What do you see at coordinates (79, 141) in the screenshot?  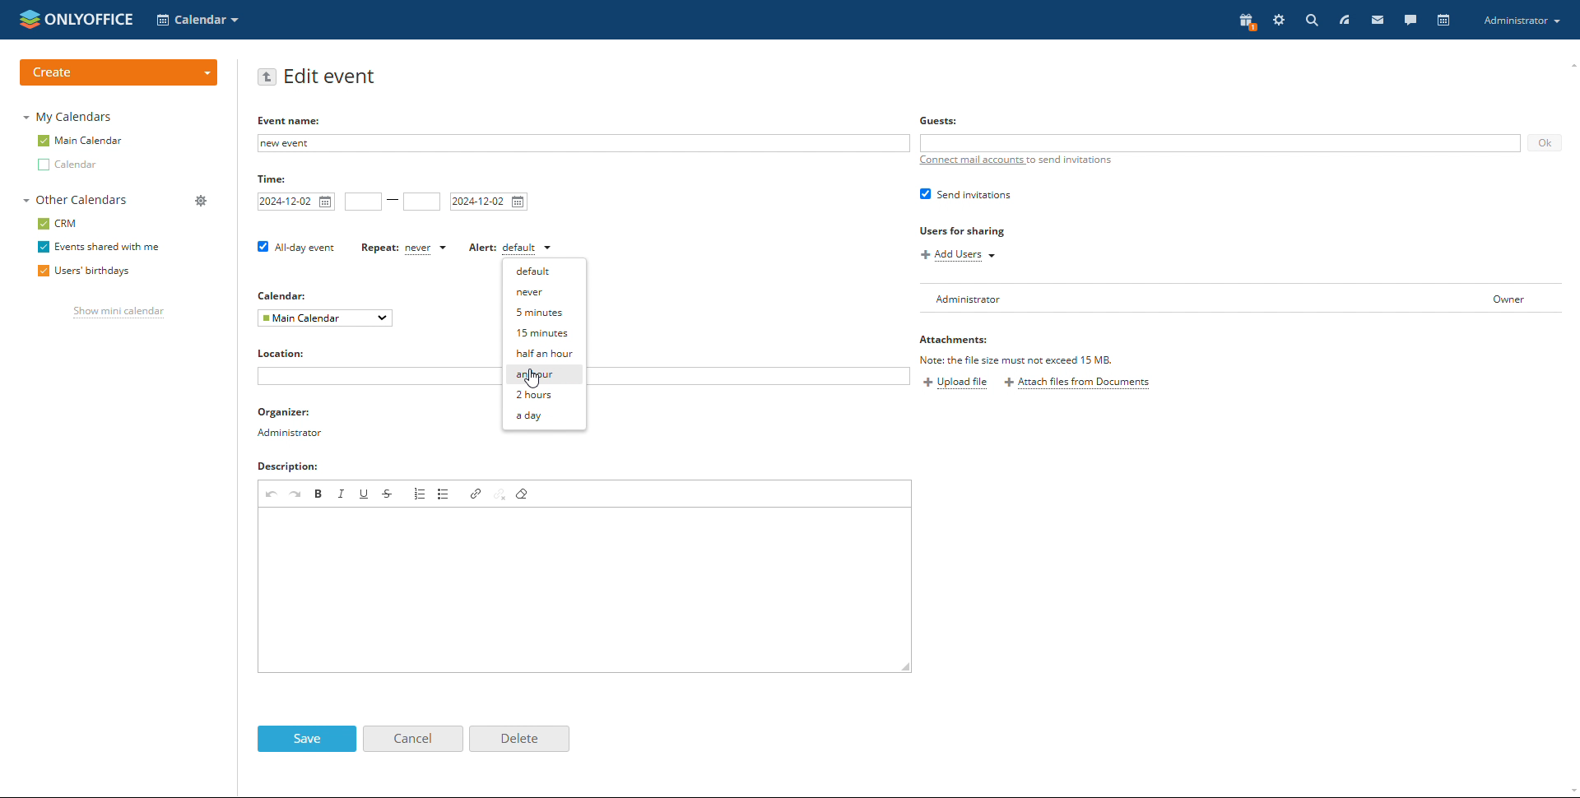 I see `main calendar` at bounding box center [79, 141].